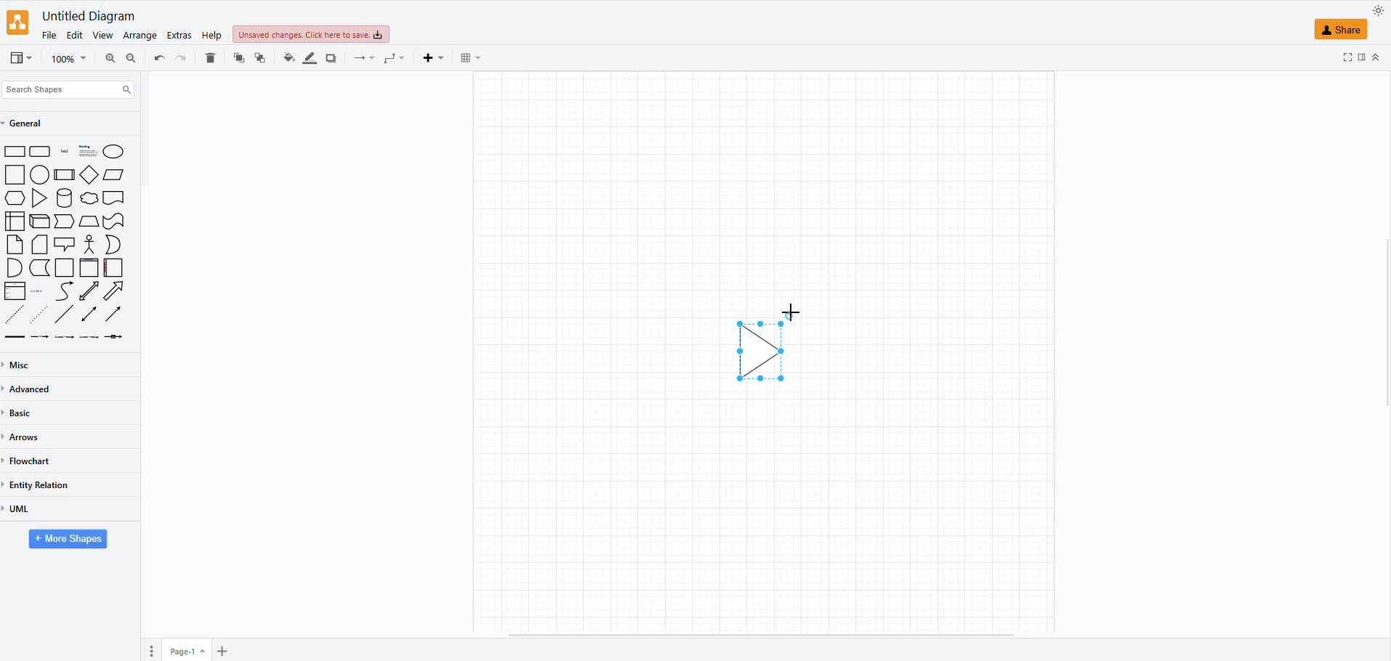  What do you see at coordinates (129, 60) in the screenshot?
I see `zoom in ` at bounding box center [129, 60].